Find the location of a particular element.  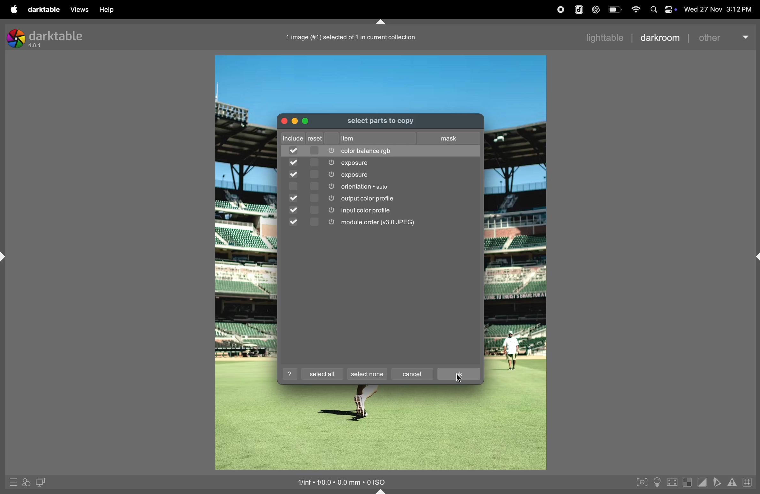

close is located at coordinates (285, 121).